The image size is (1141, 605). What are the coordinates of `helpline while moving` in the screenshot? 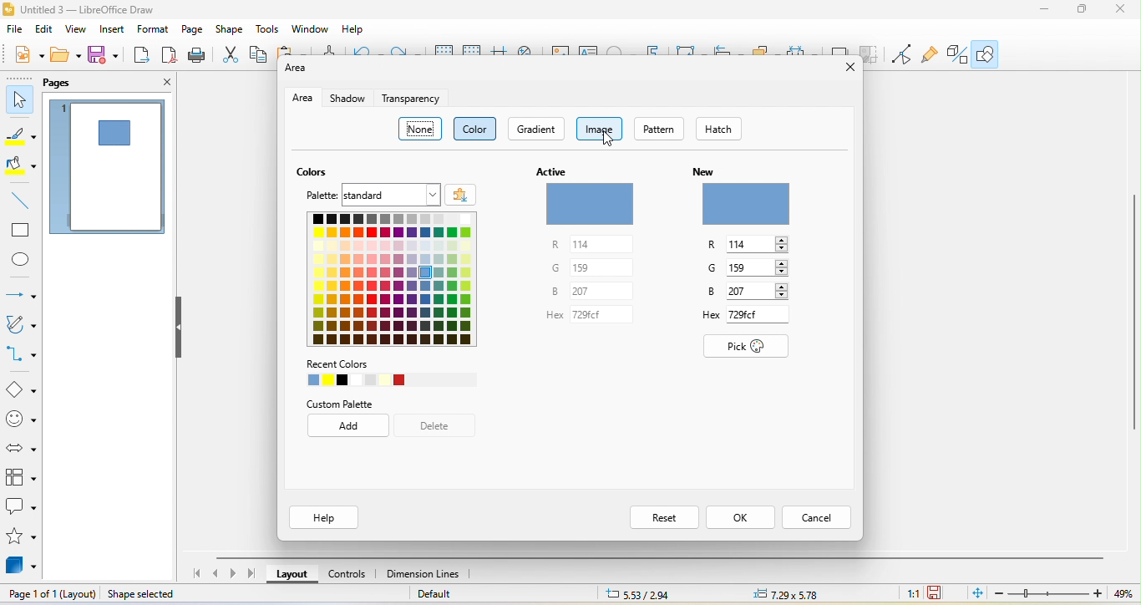 It's located at (500, 52).